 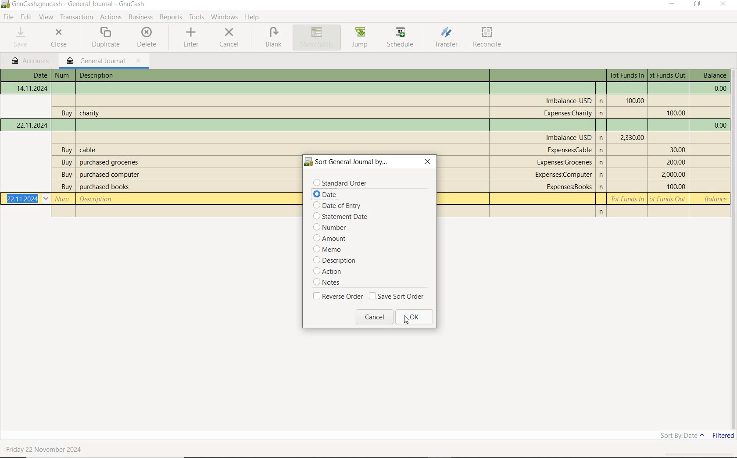 What do you see at coordinates (67, 163) in the screenshot?
I see `buy` at bounding box center [67, 163].